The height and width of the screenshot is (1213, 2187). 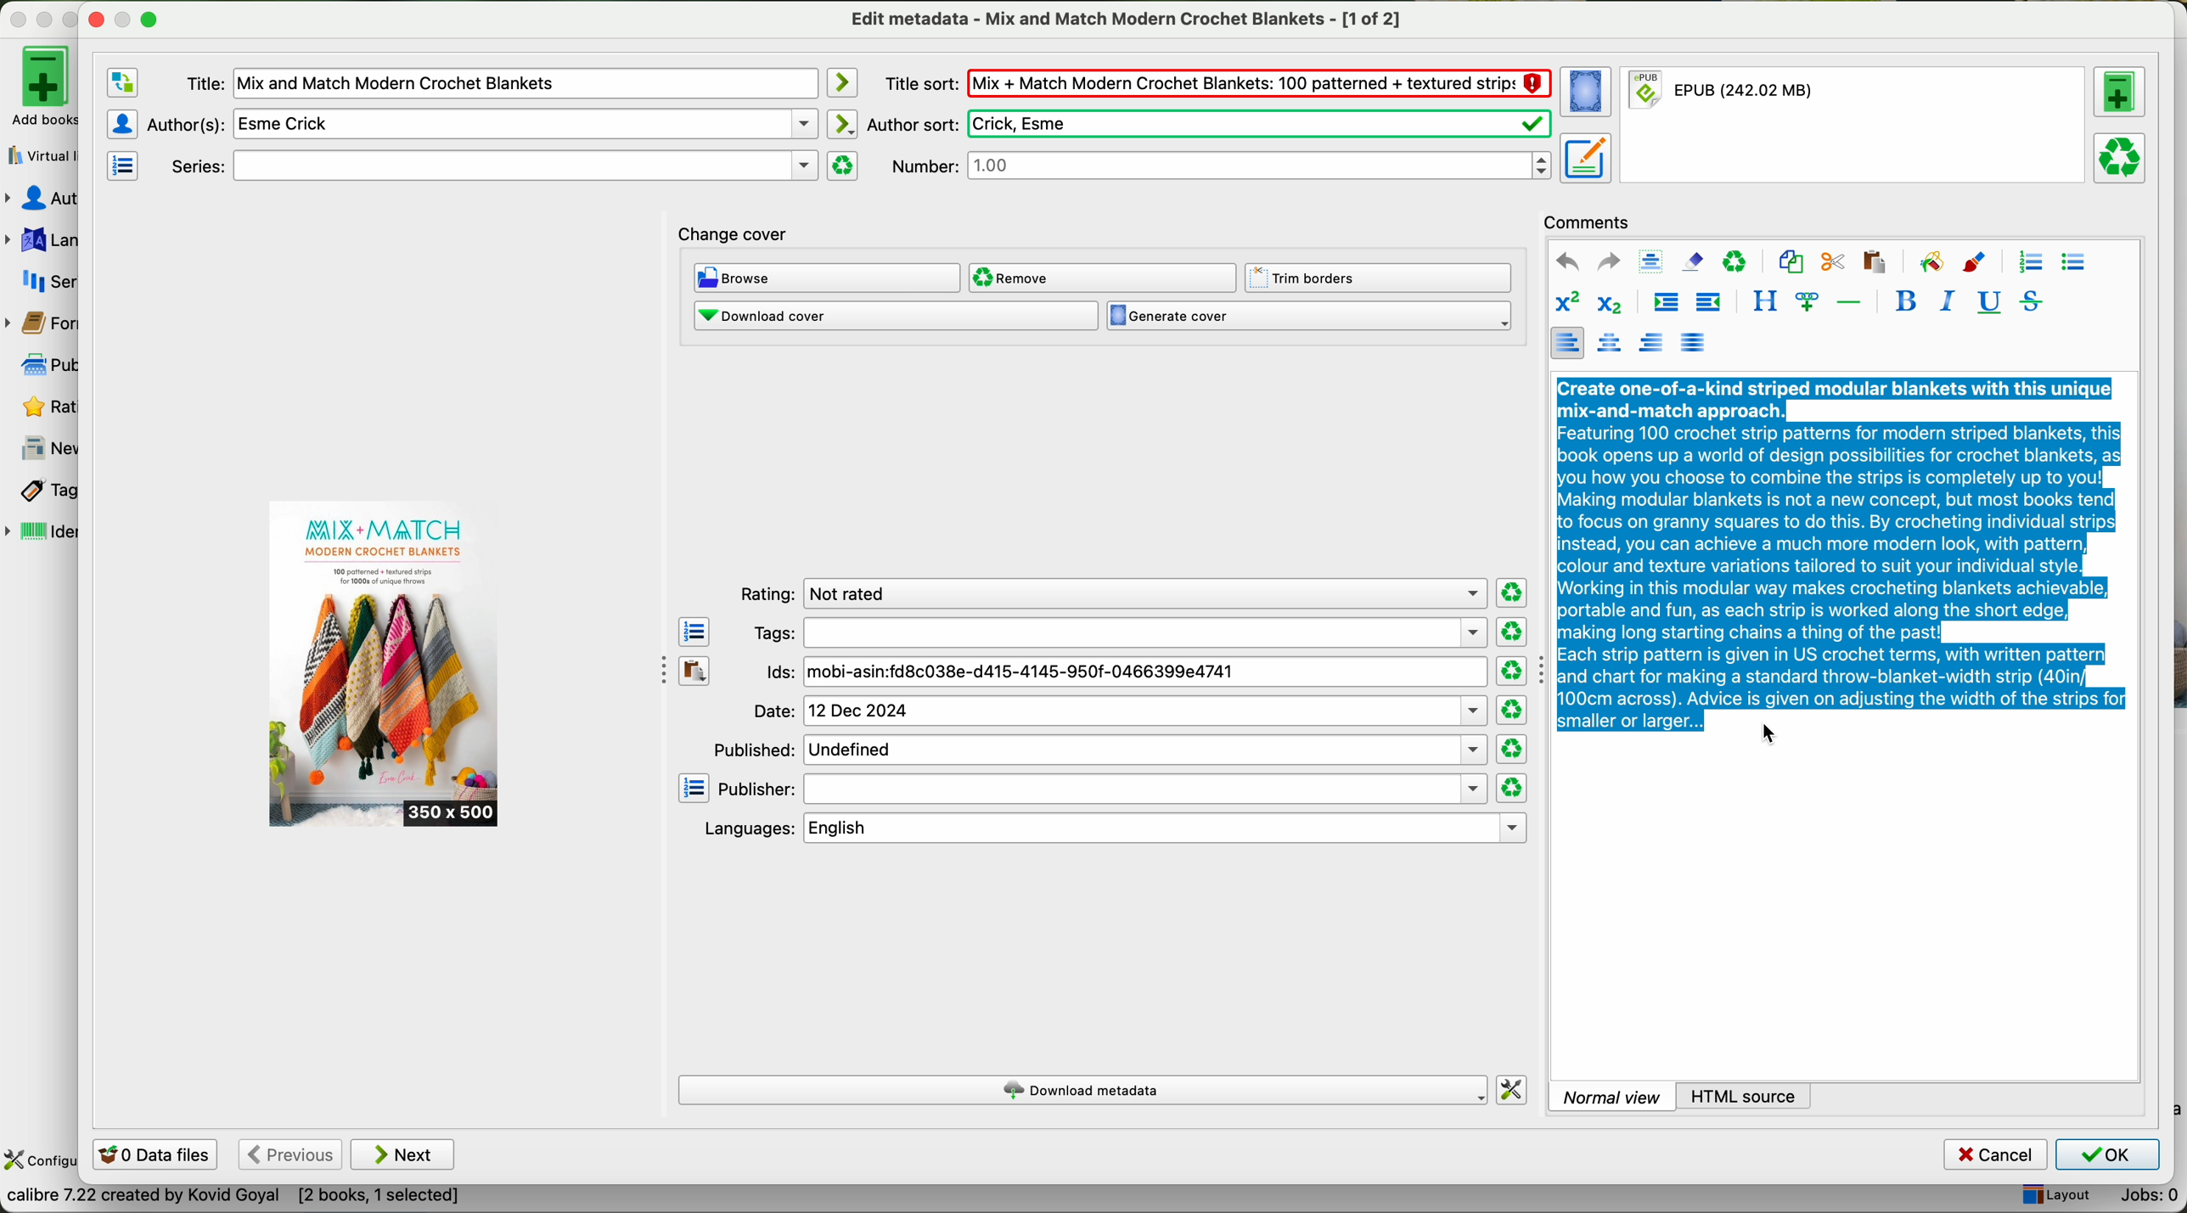 I want to click on add a format to this book, so click(x=2120, y=92).